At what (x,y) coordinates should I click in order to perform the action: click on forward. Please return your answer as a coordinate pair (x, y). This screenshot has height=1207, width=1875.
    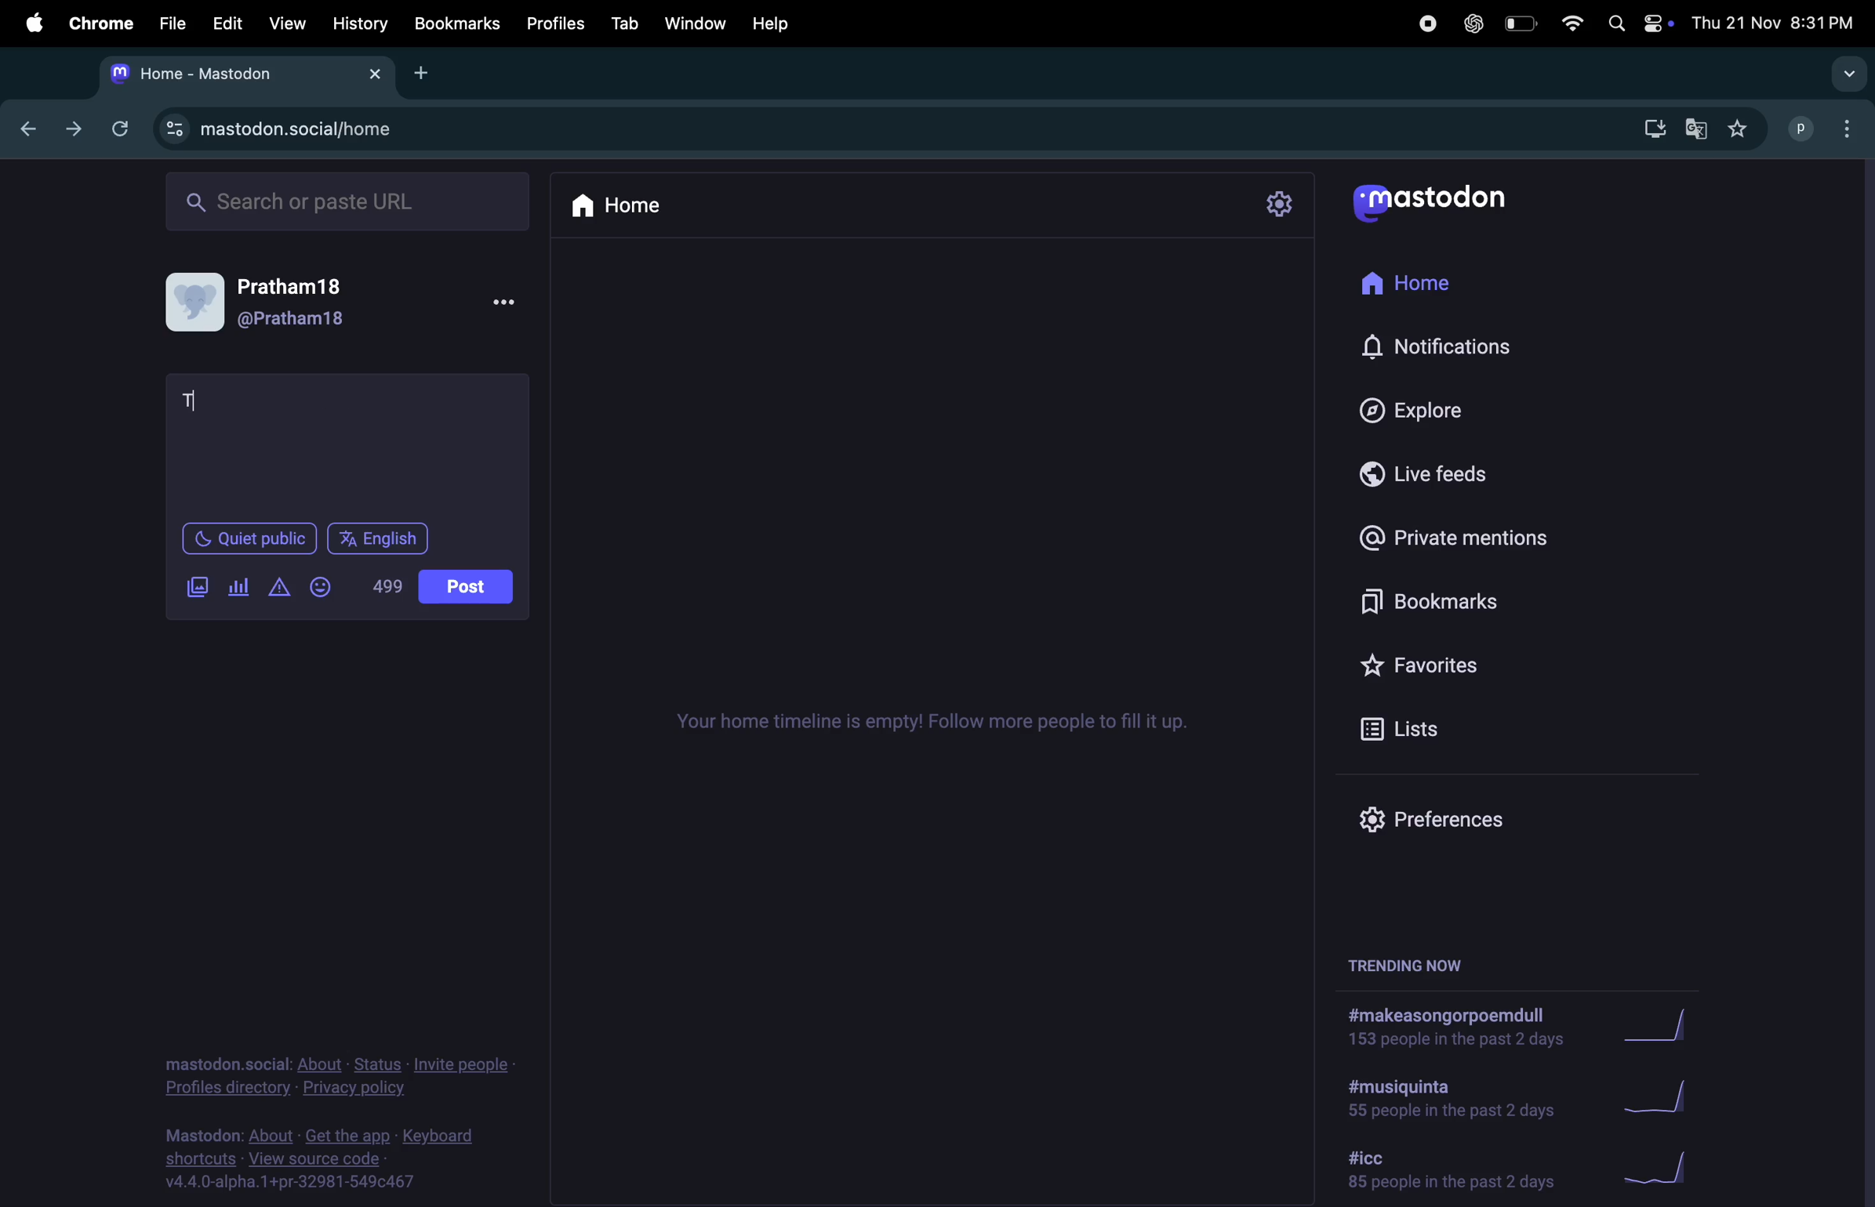
    Looking at the image, I should click on (65, 132).